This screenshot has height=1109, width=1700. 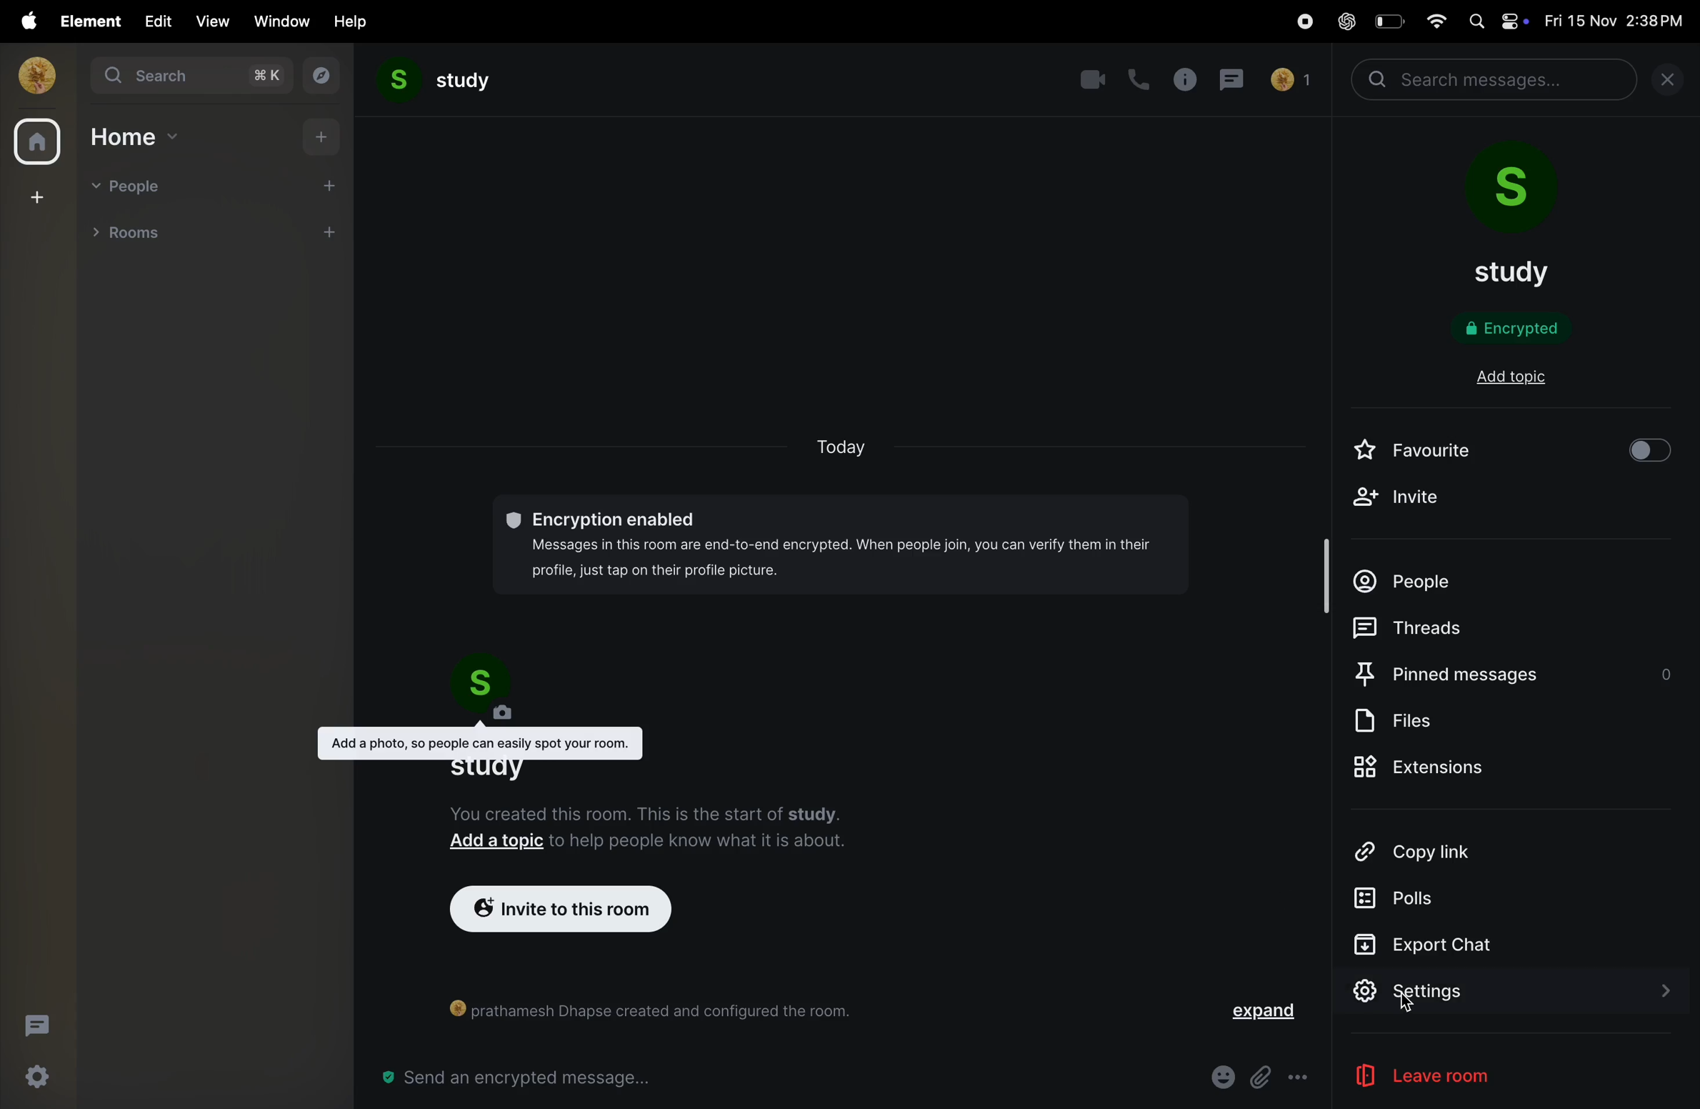 What do you see at coordinates (137, 136) in the screenshot?
I see `home` at bounding box center [137, 136].